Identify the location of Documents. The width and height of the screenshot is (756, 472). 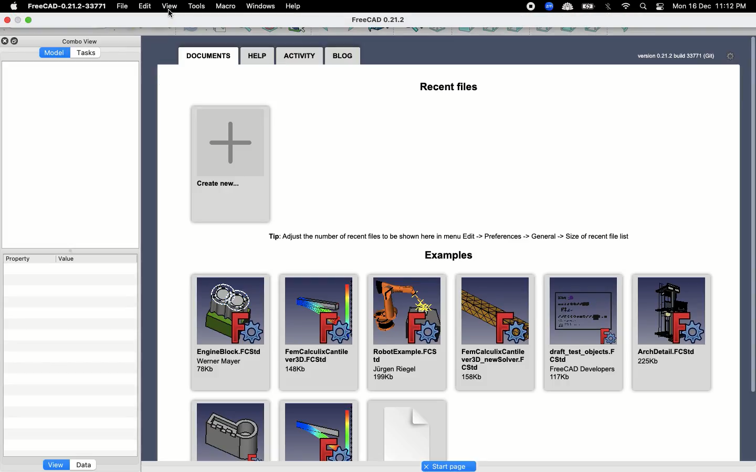
(209, 56).